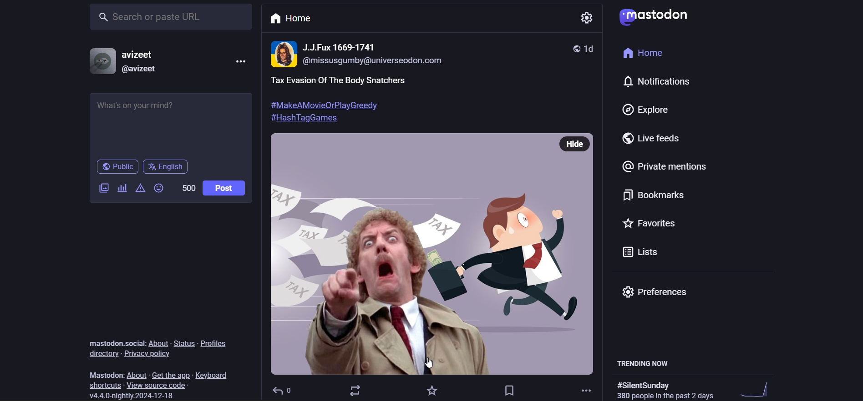 Image resolution: width=863 pixels, height=401 pixels. I want to click on cursor, so click(433, 365).